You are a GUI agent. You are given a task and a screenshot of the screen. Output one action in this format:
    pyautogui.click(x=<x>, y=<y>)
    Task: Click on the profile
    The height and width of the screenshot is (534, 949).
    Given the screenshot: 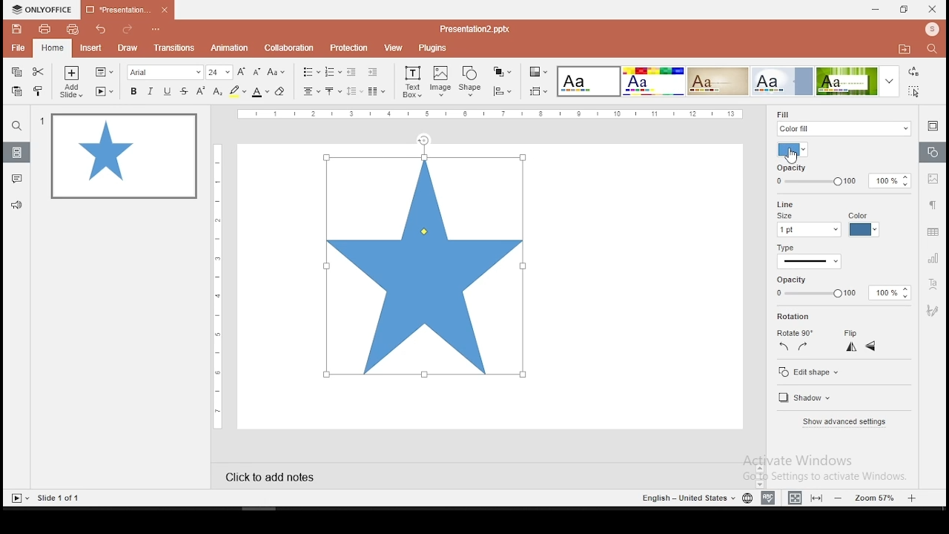 What is the action you would take?
    pyautogui.click(x=930, y=30)
    